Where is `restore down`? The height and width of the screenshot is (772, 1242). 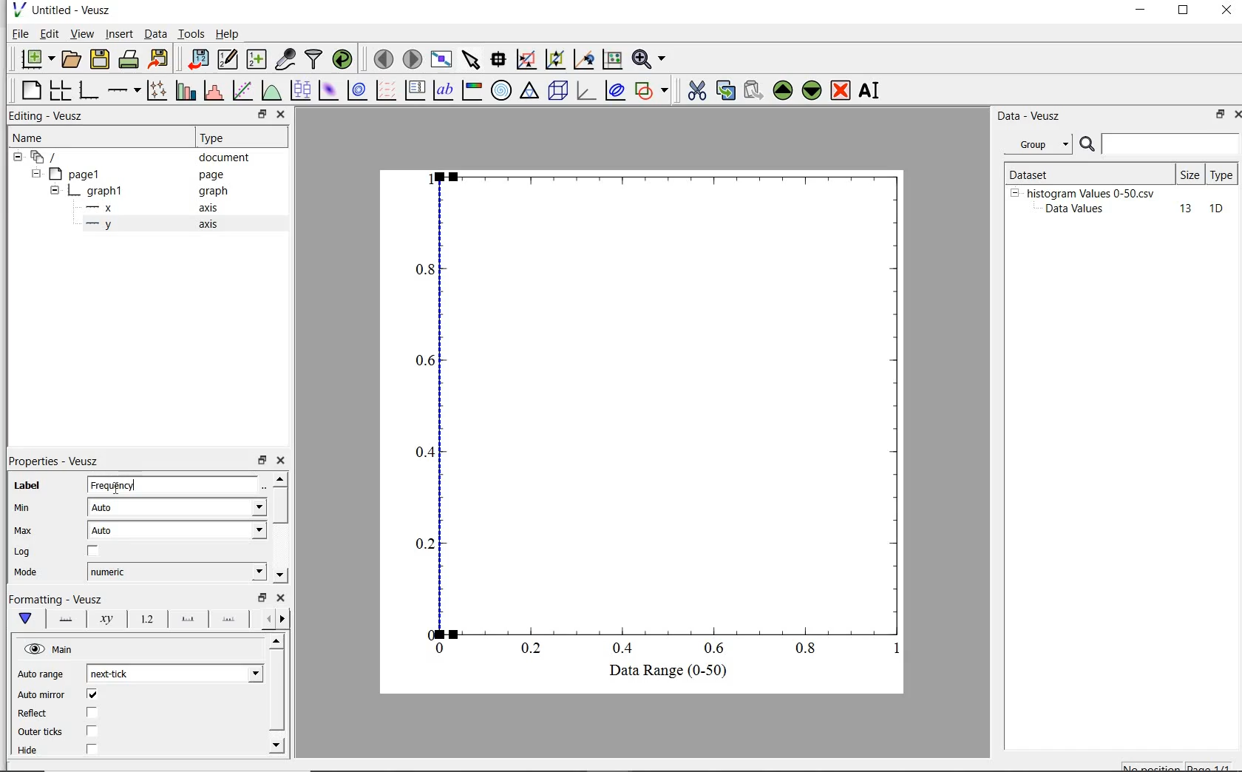 restore down is located at coordinates (262, 597).